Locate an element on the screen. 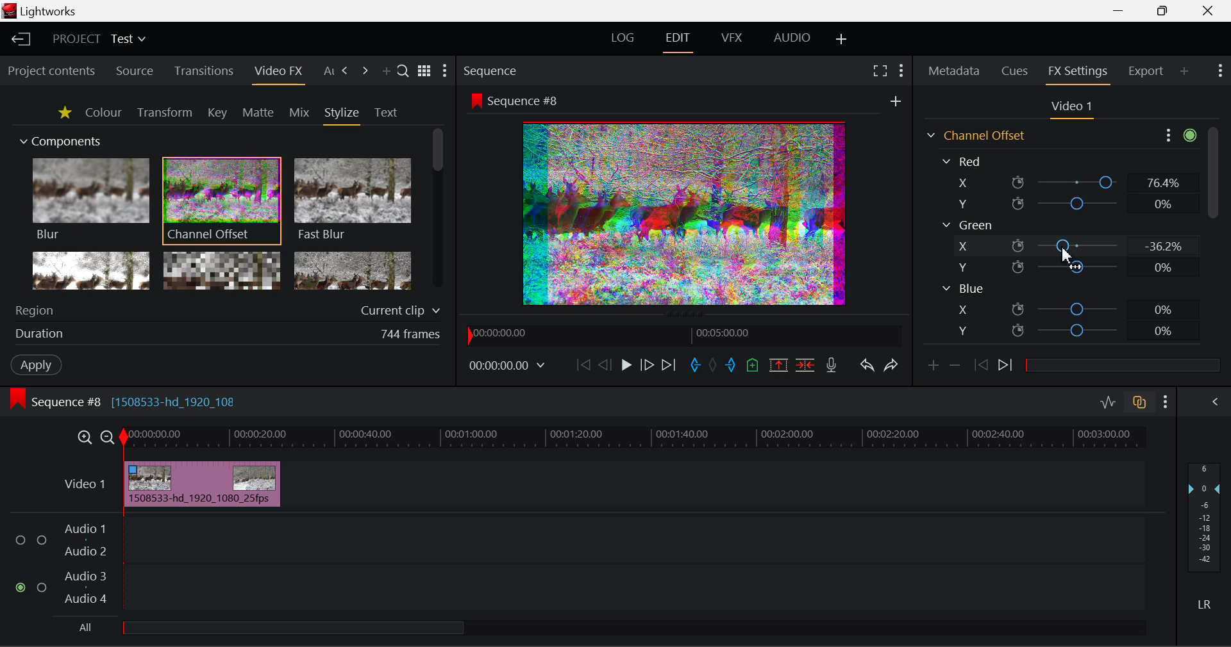 The height and width of the screenshot is (647, 1231). Show Settings is located at coordinates (1219, 70).